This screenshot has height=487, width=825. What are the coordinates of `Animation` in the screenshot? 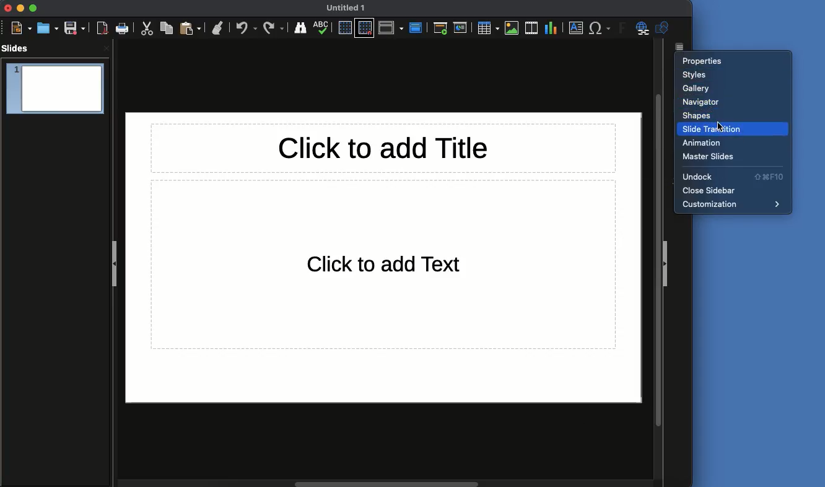 It's located at (705, 143).